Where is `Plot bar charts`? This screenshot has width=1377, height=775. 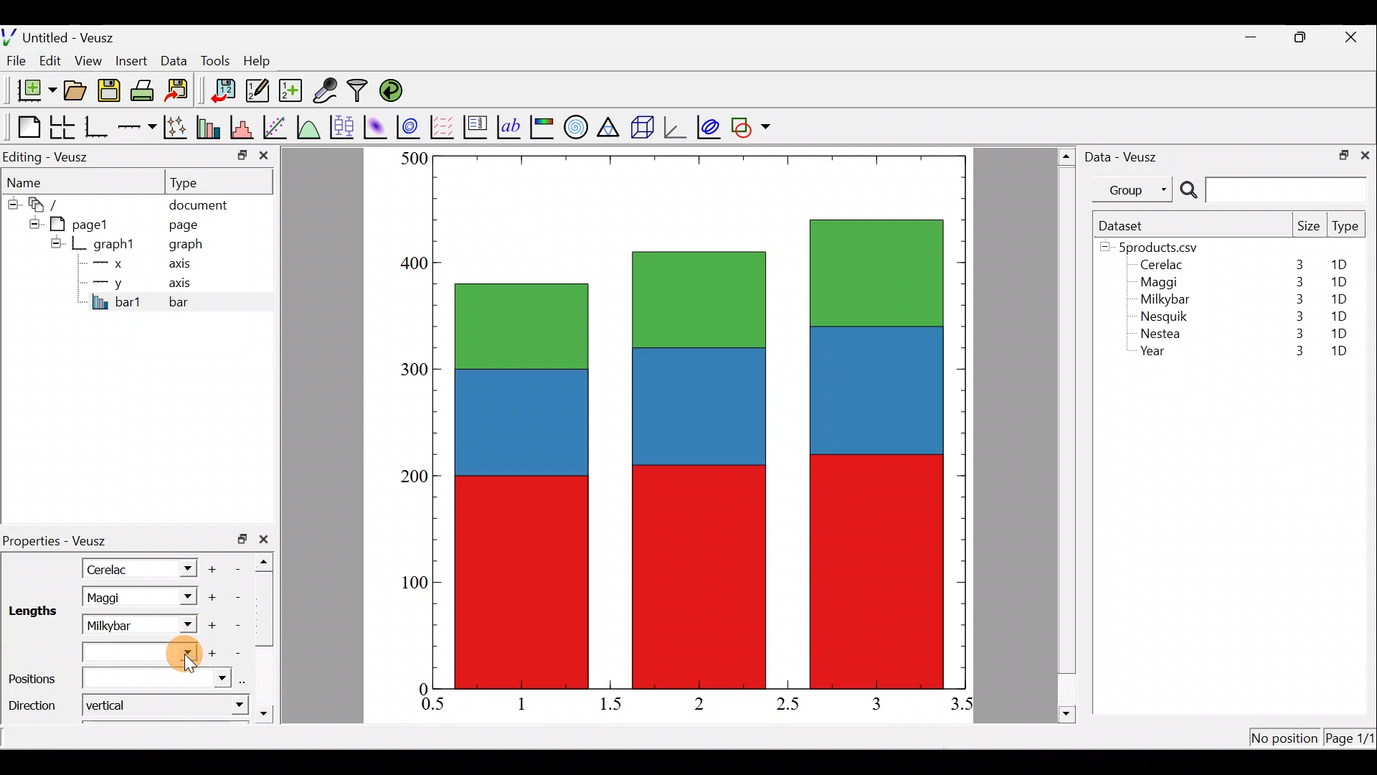
Plot bar charts is located at coordinates (210, 126).